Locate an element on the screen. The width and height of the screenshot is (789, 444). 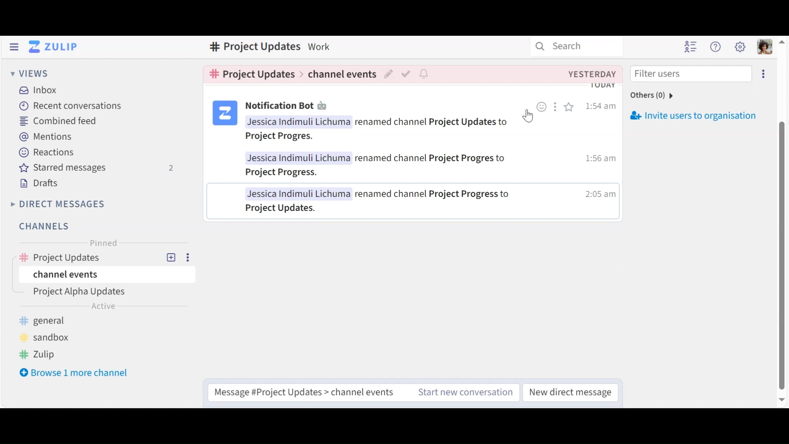
Mentions is located at coordinates (48, 136).